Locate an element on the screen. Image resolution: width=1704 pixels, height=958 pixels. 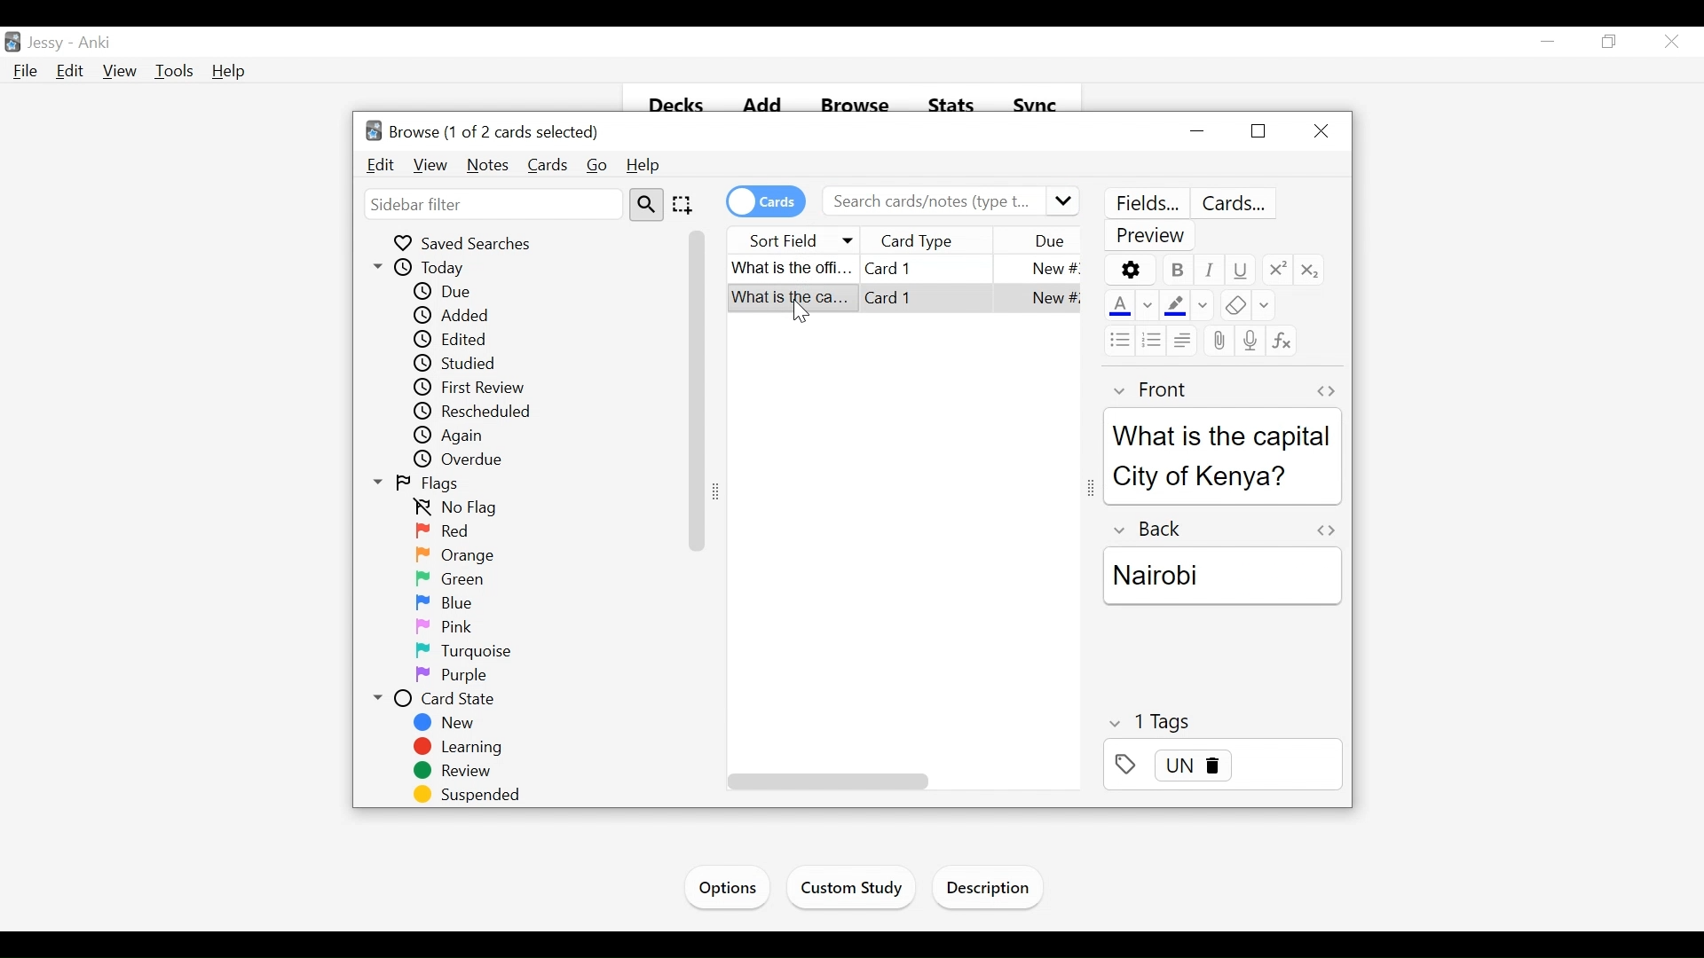
Text Coloe is located at coordinates (1117, 307).